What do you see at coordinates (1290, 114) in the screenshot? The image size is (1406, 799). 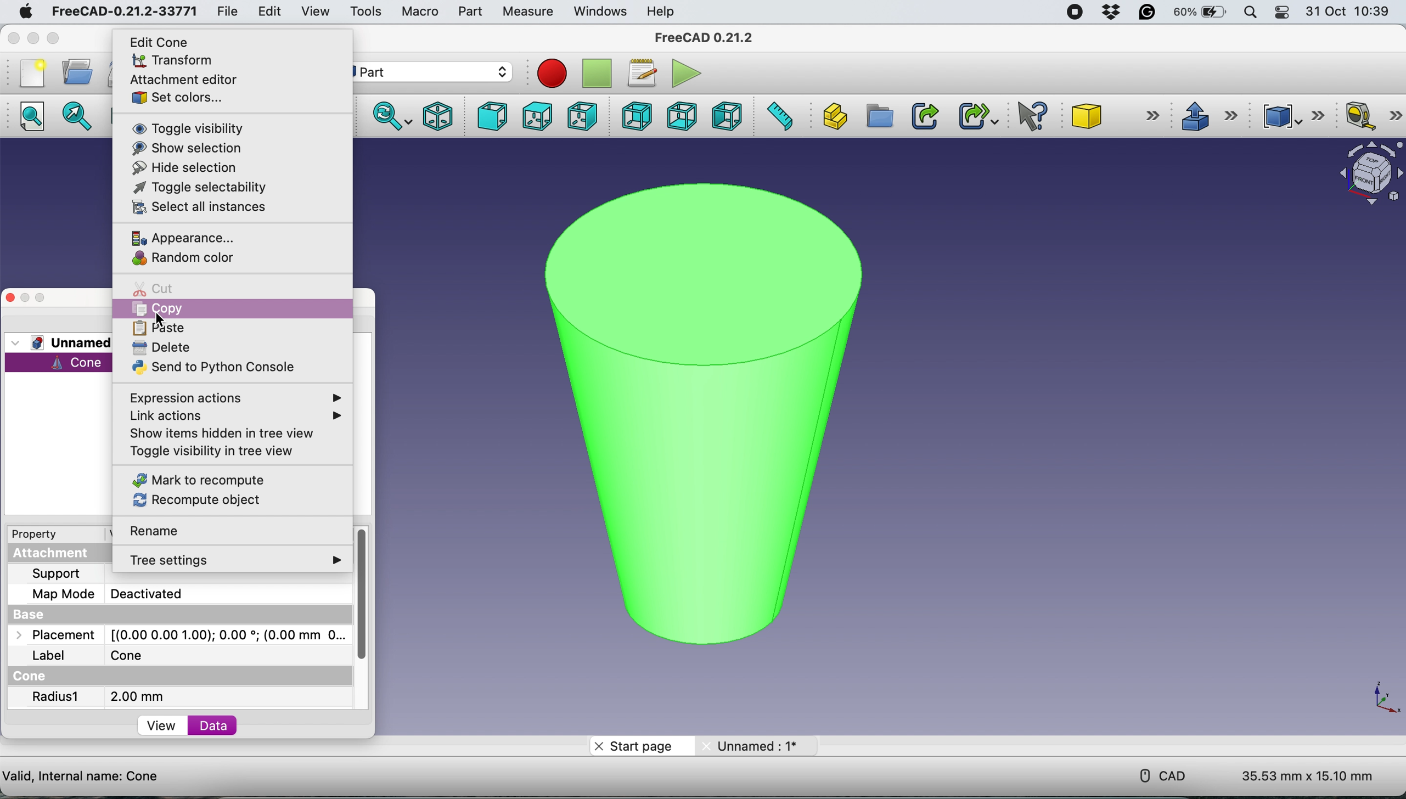 I see `compound tools` at bounding box center [1290, 114].